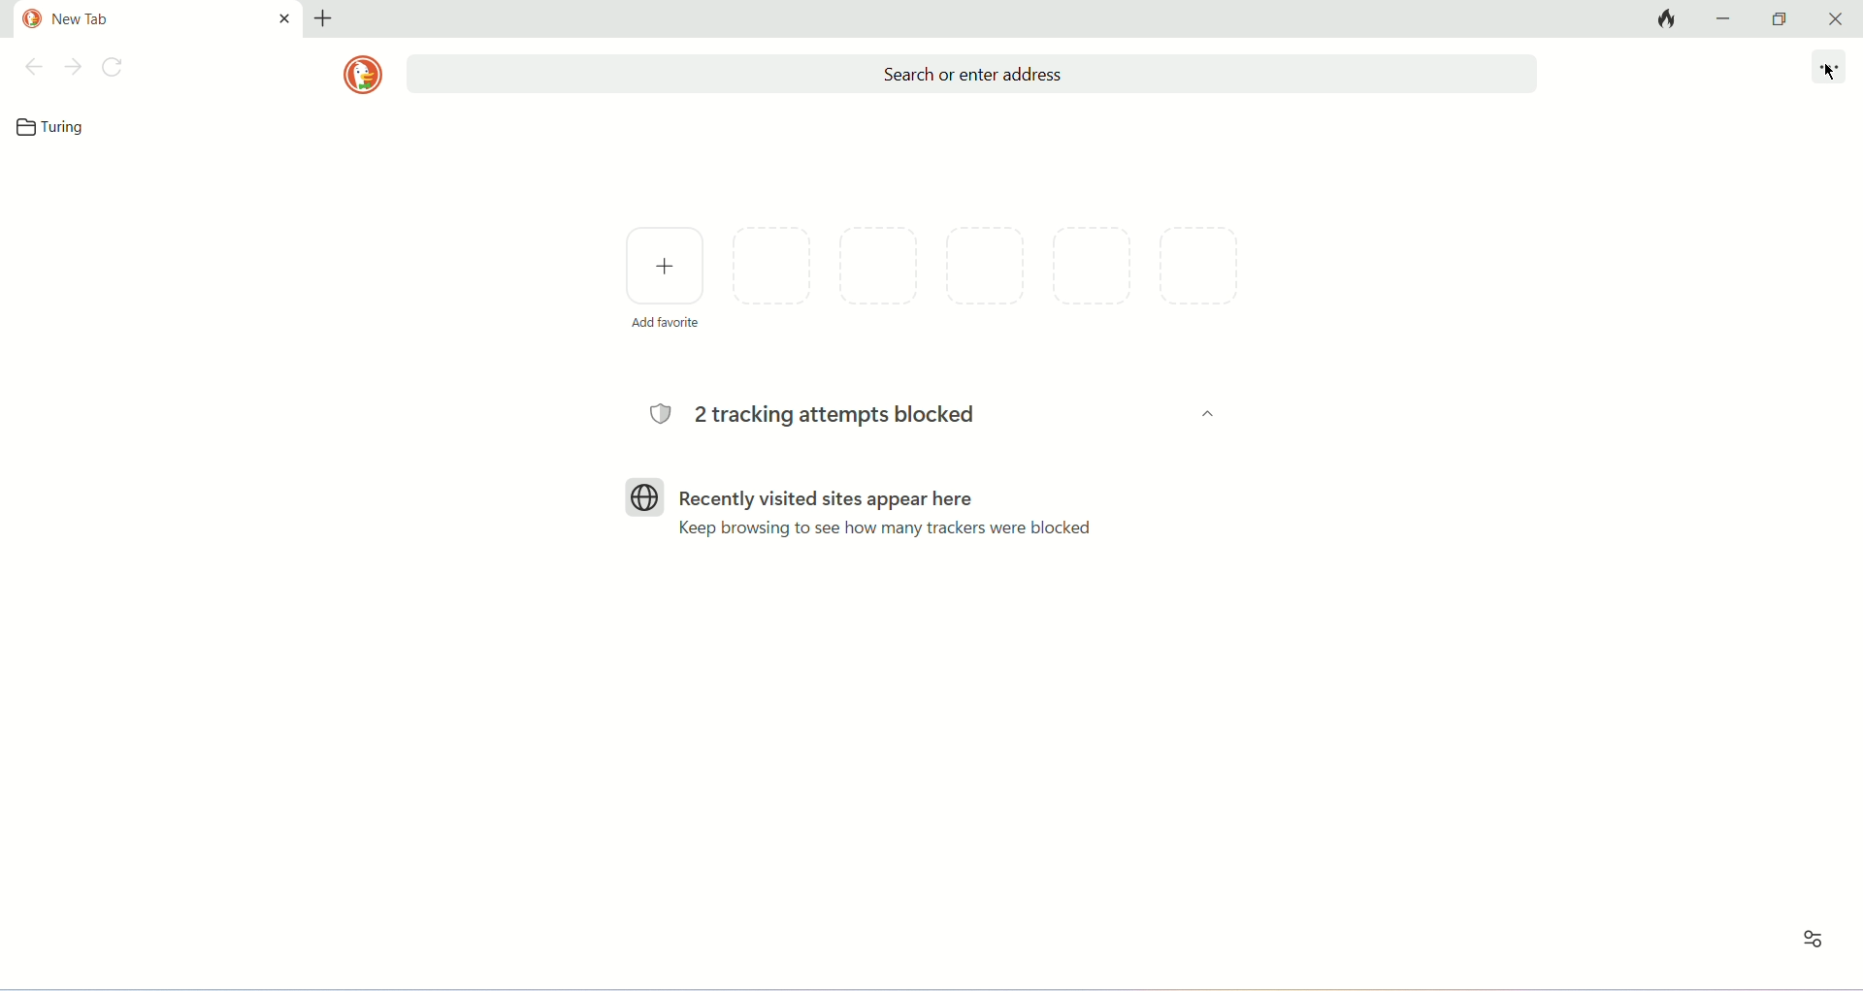  What do you see at coordinates (1782, 19) in the screenshot?
I see `maximize` at bounding box center [1782, 19].